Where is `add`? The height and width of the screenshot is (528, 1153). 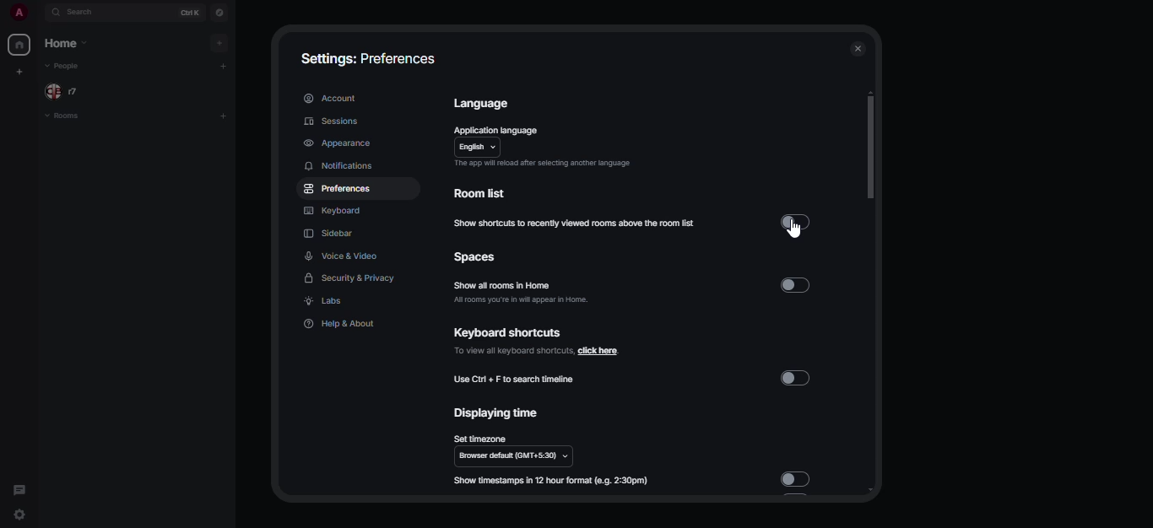 add is located at coordinates (225, 114).